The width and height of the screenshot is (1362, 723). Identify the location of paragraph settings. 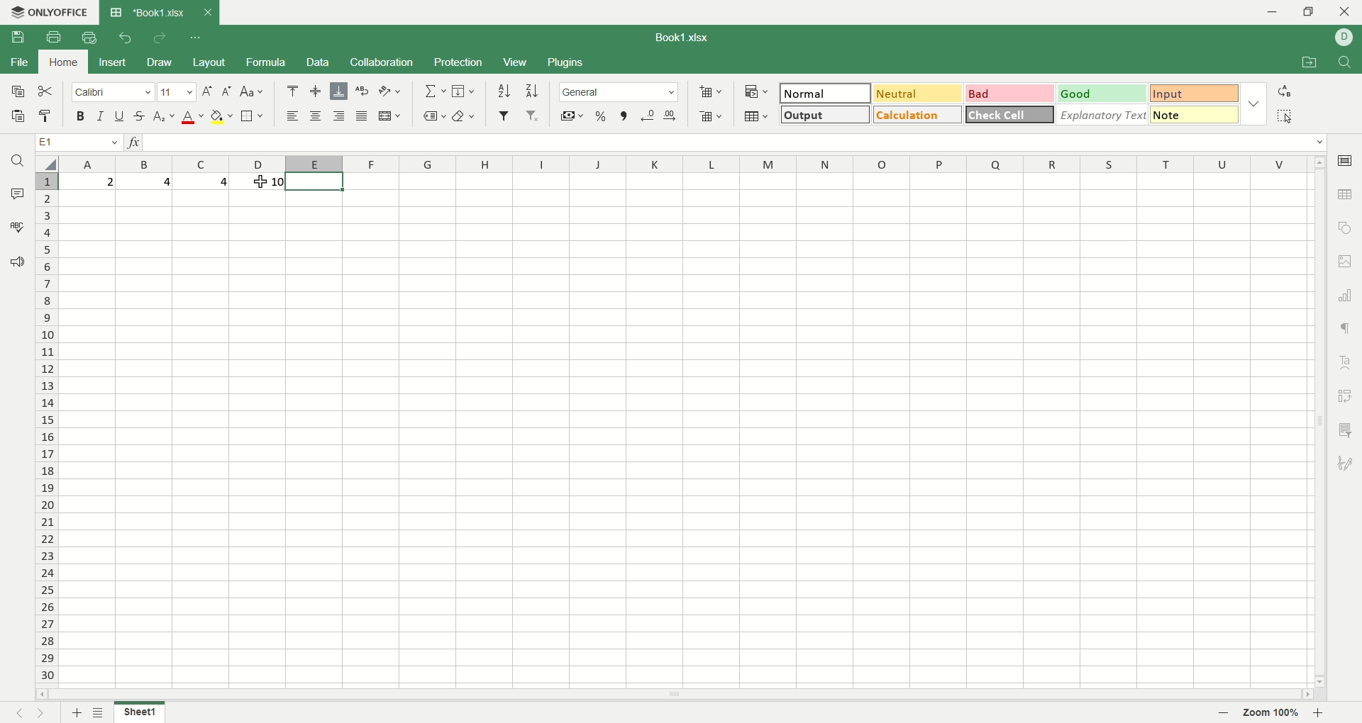
(1346, 330).